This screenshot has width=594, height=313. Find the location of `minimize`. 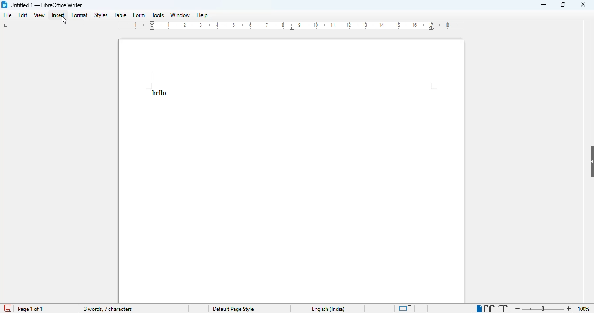

minimize is located at coordinates (543, 5).